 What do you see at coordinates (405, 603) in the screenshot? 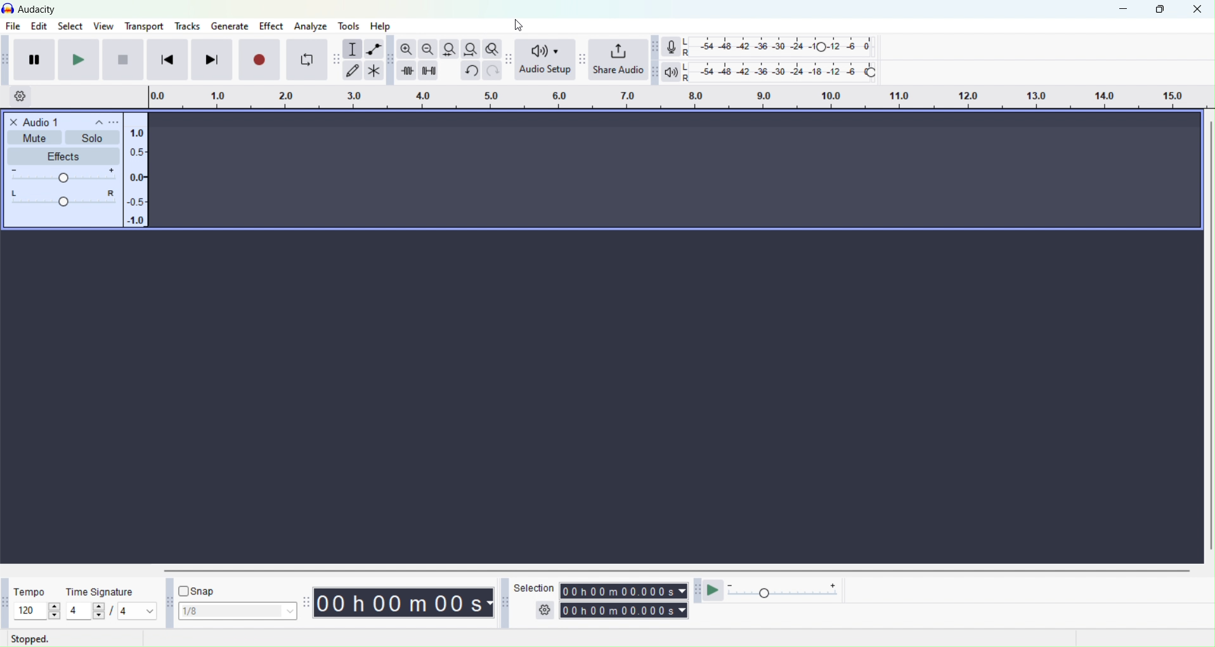
I see `Timing of track` at bounding box center [405, 603].